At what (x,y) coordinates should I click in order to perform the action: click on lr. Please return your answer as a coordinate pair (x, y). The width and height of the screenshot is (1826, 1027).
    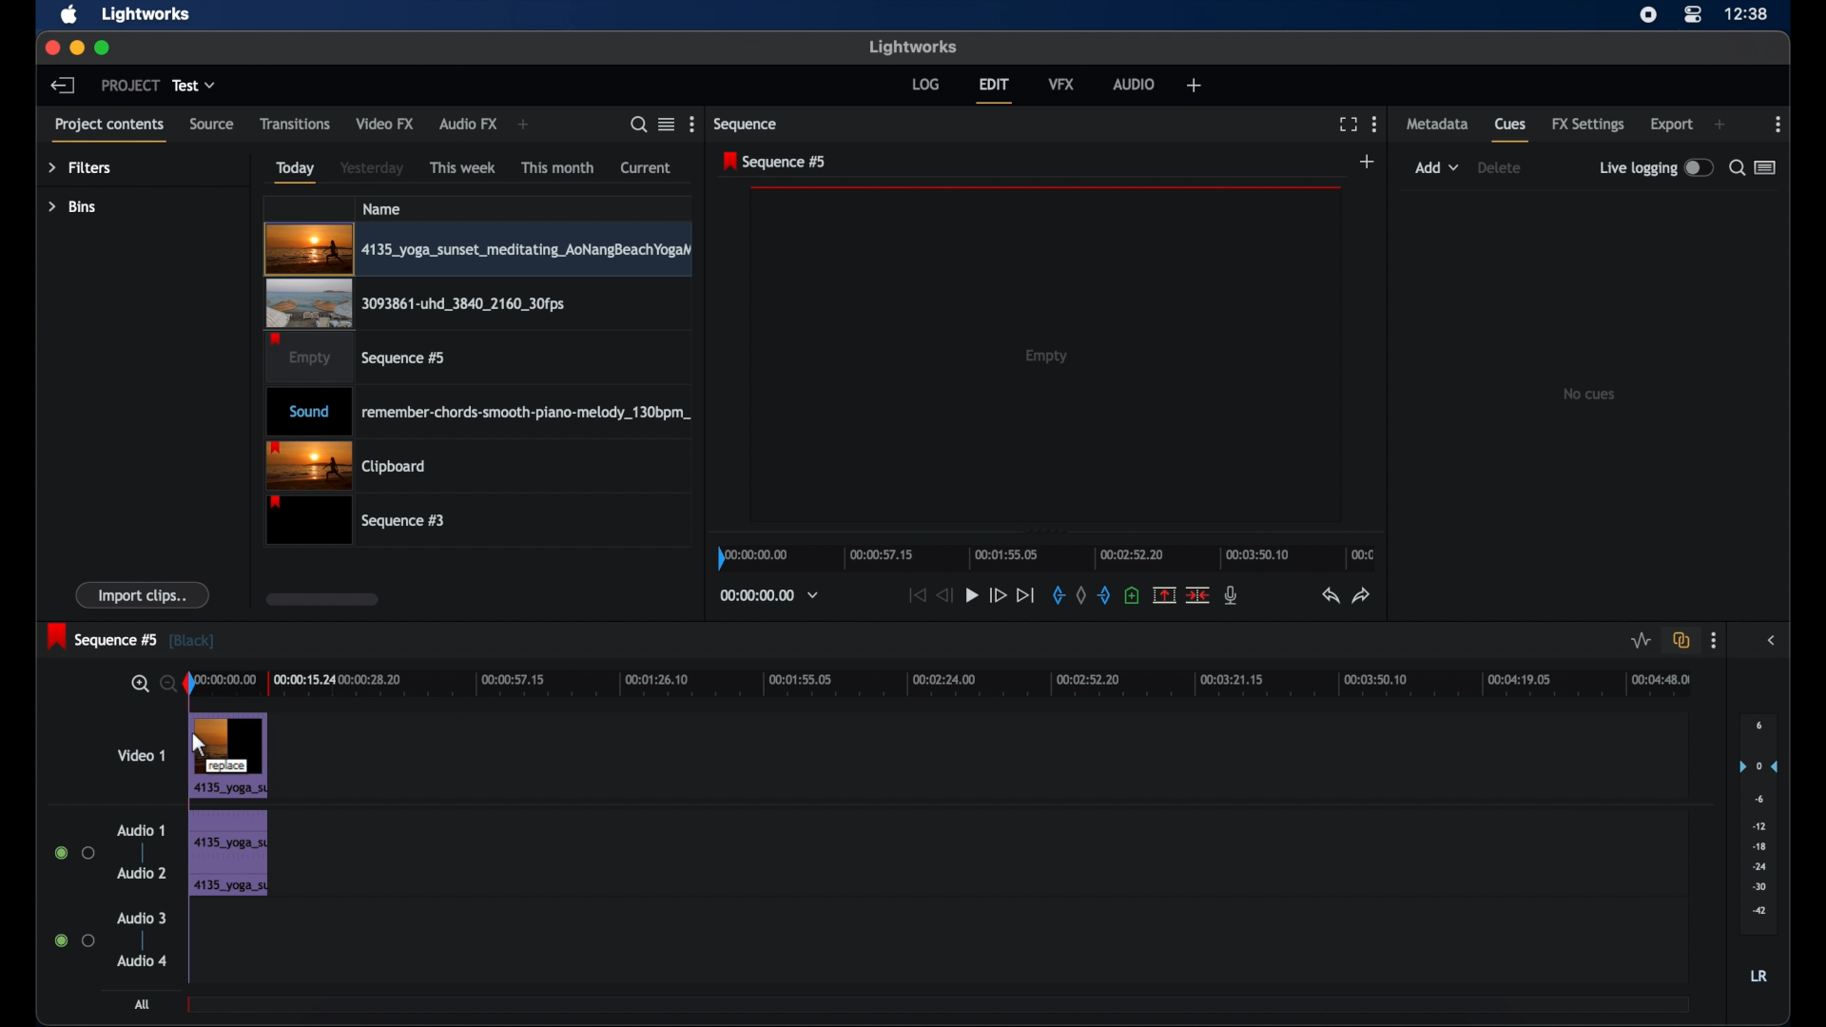
    Looking at the image, I should click on (1759, 976).